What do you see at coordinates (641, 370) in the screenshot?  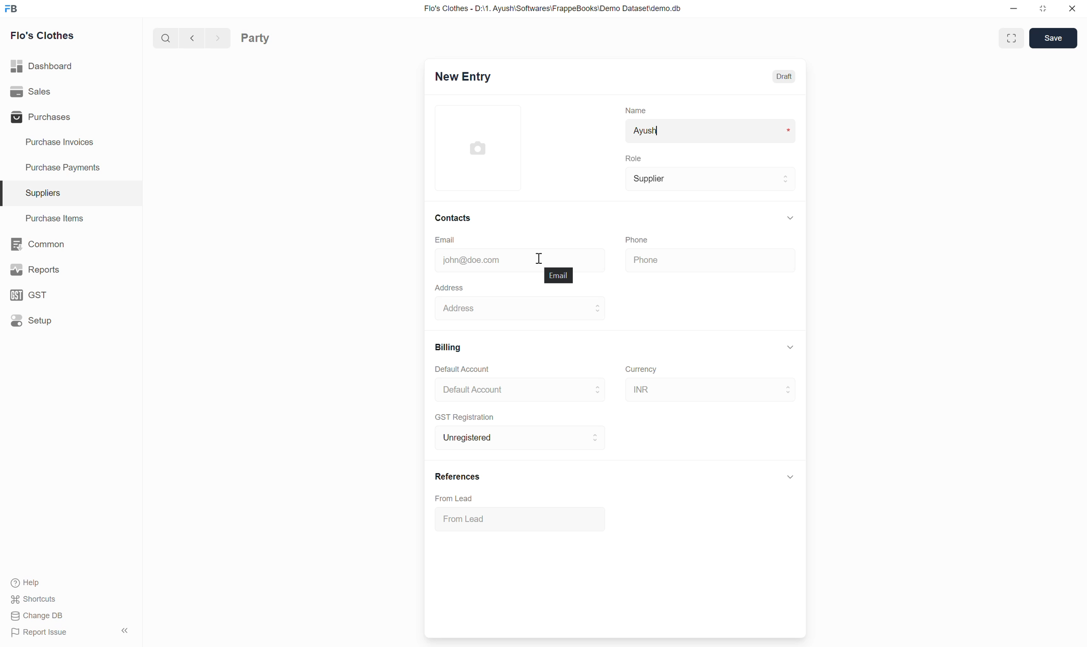 I see `Currency` at bounding box center [641, 370].